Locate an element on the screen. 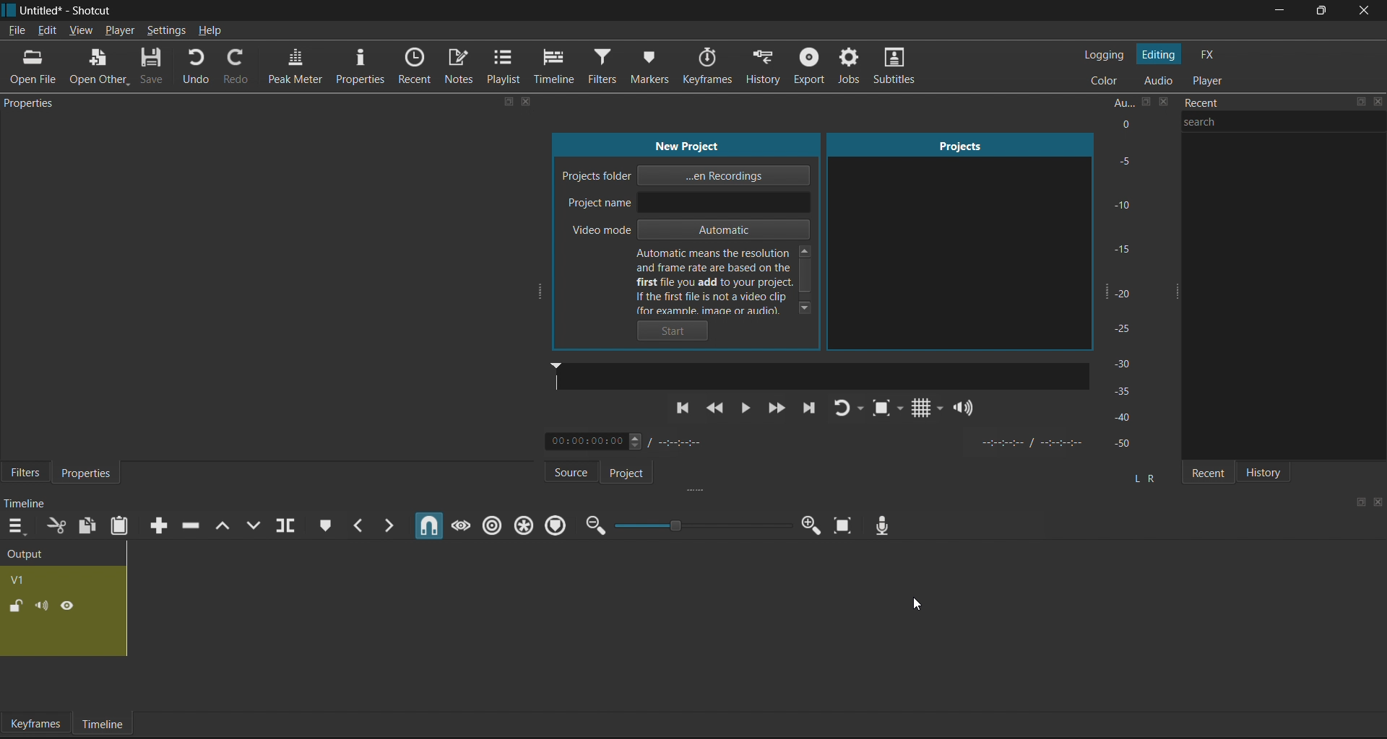  Previous marker is located at coordinates (358, 525).